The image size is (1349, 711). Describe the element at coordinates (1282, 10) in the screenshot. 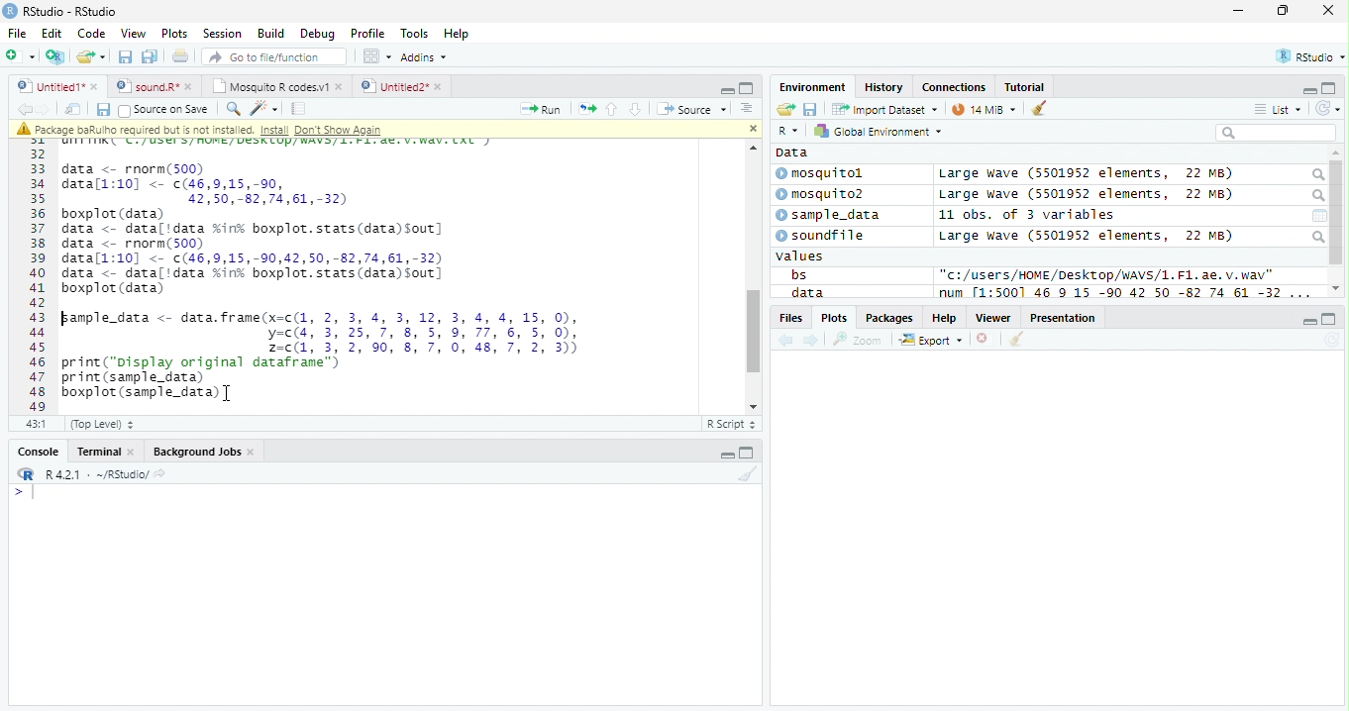

I see `maximize` at that location.